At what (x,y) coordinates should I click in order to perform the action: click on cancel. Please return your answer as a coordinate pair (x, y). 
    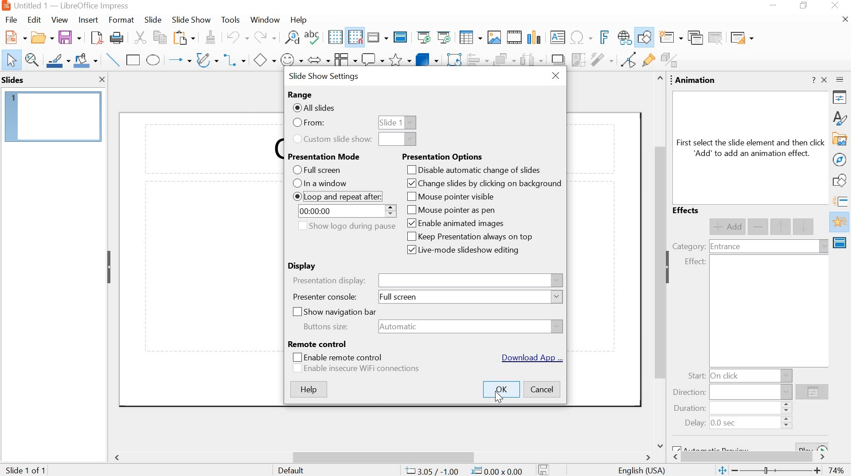
    Looking at the image, I should click on (542, 390).